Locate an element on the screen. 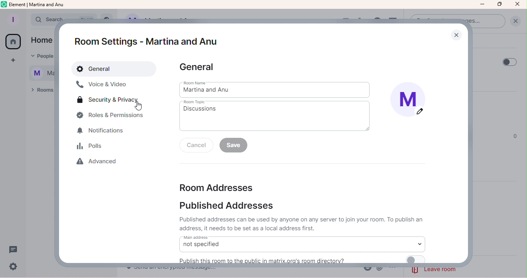 The height and width of the screenshot is (278, 527). Room name is located at coordinates (274, 88).